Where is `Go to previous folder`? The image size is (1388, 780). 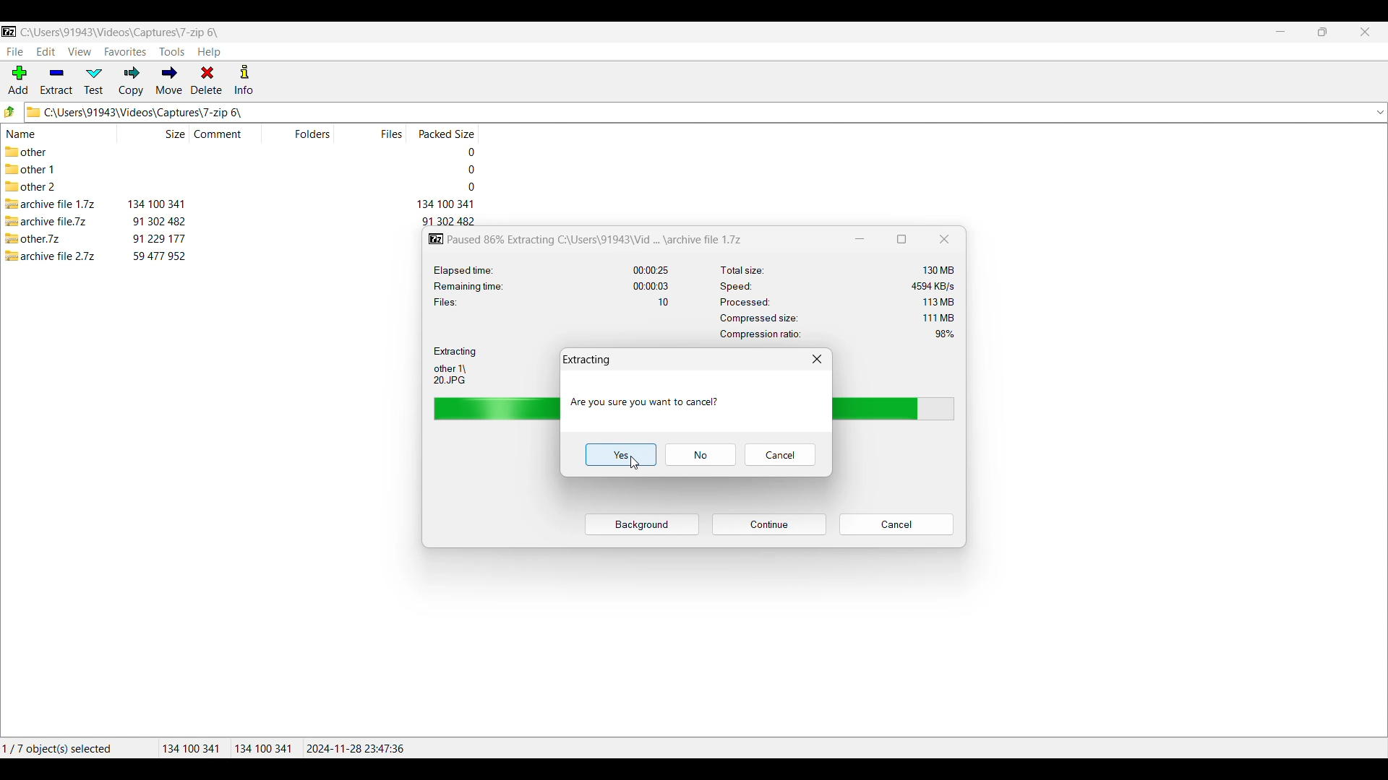 Go to previous folder is located at coordinates (11, 111).